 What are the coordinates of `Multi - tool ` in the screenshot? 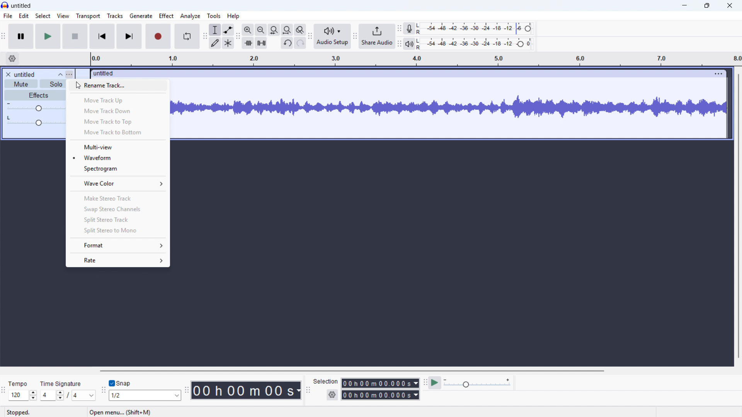 It's located at (228, 43).